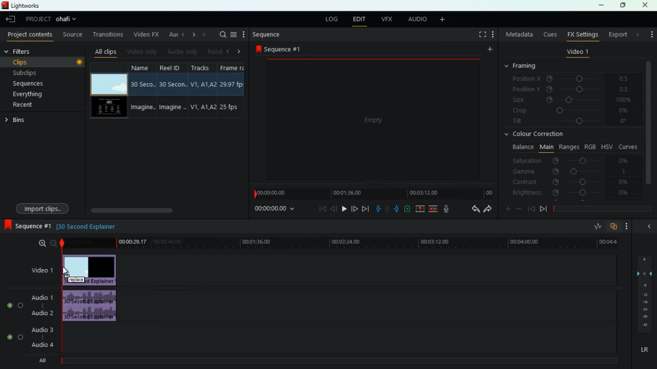 The image size is (657, 369). I want to click on time frame, so click(603, 209).